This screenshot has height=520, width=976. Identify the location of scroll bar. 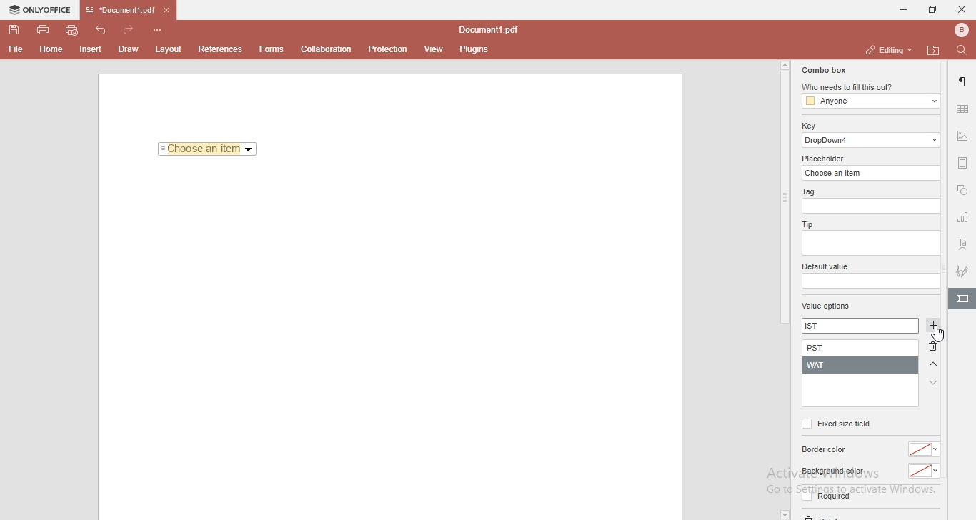
(784, 193).